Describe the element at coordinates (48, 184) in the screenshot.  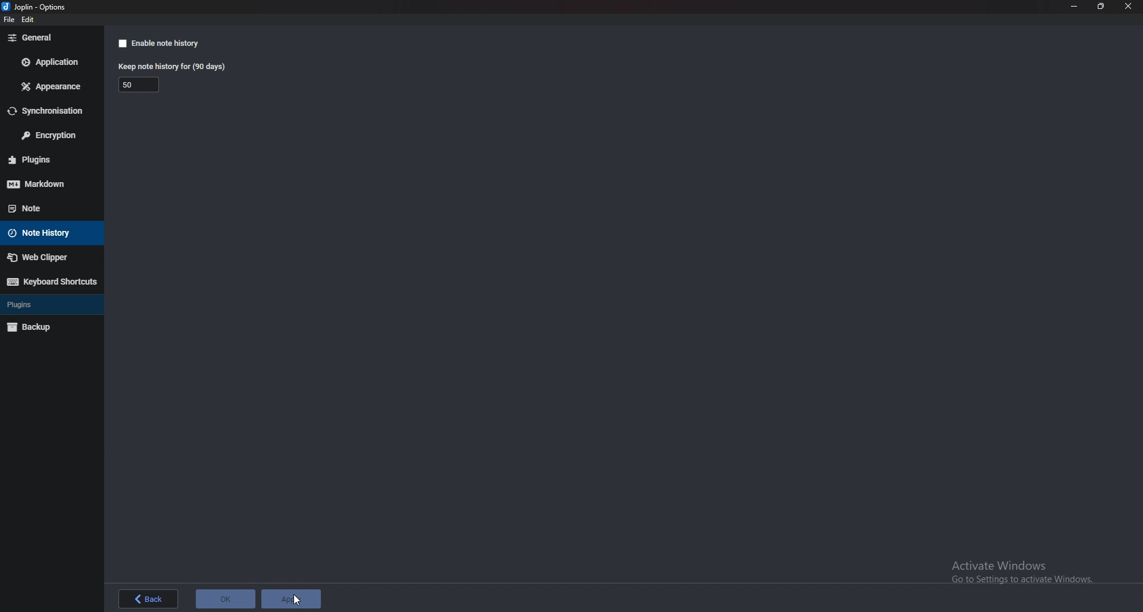
I see `mark down` at that location.